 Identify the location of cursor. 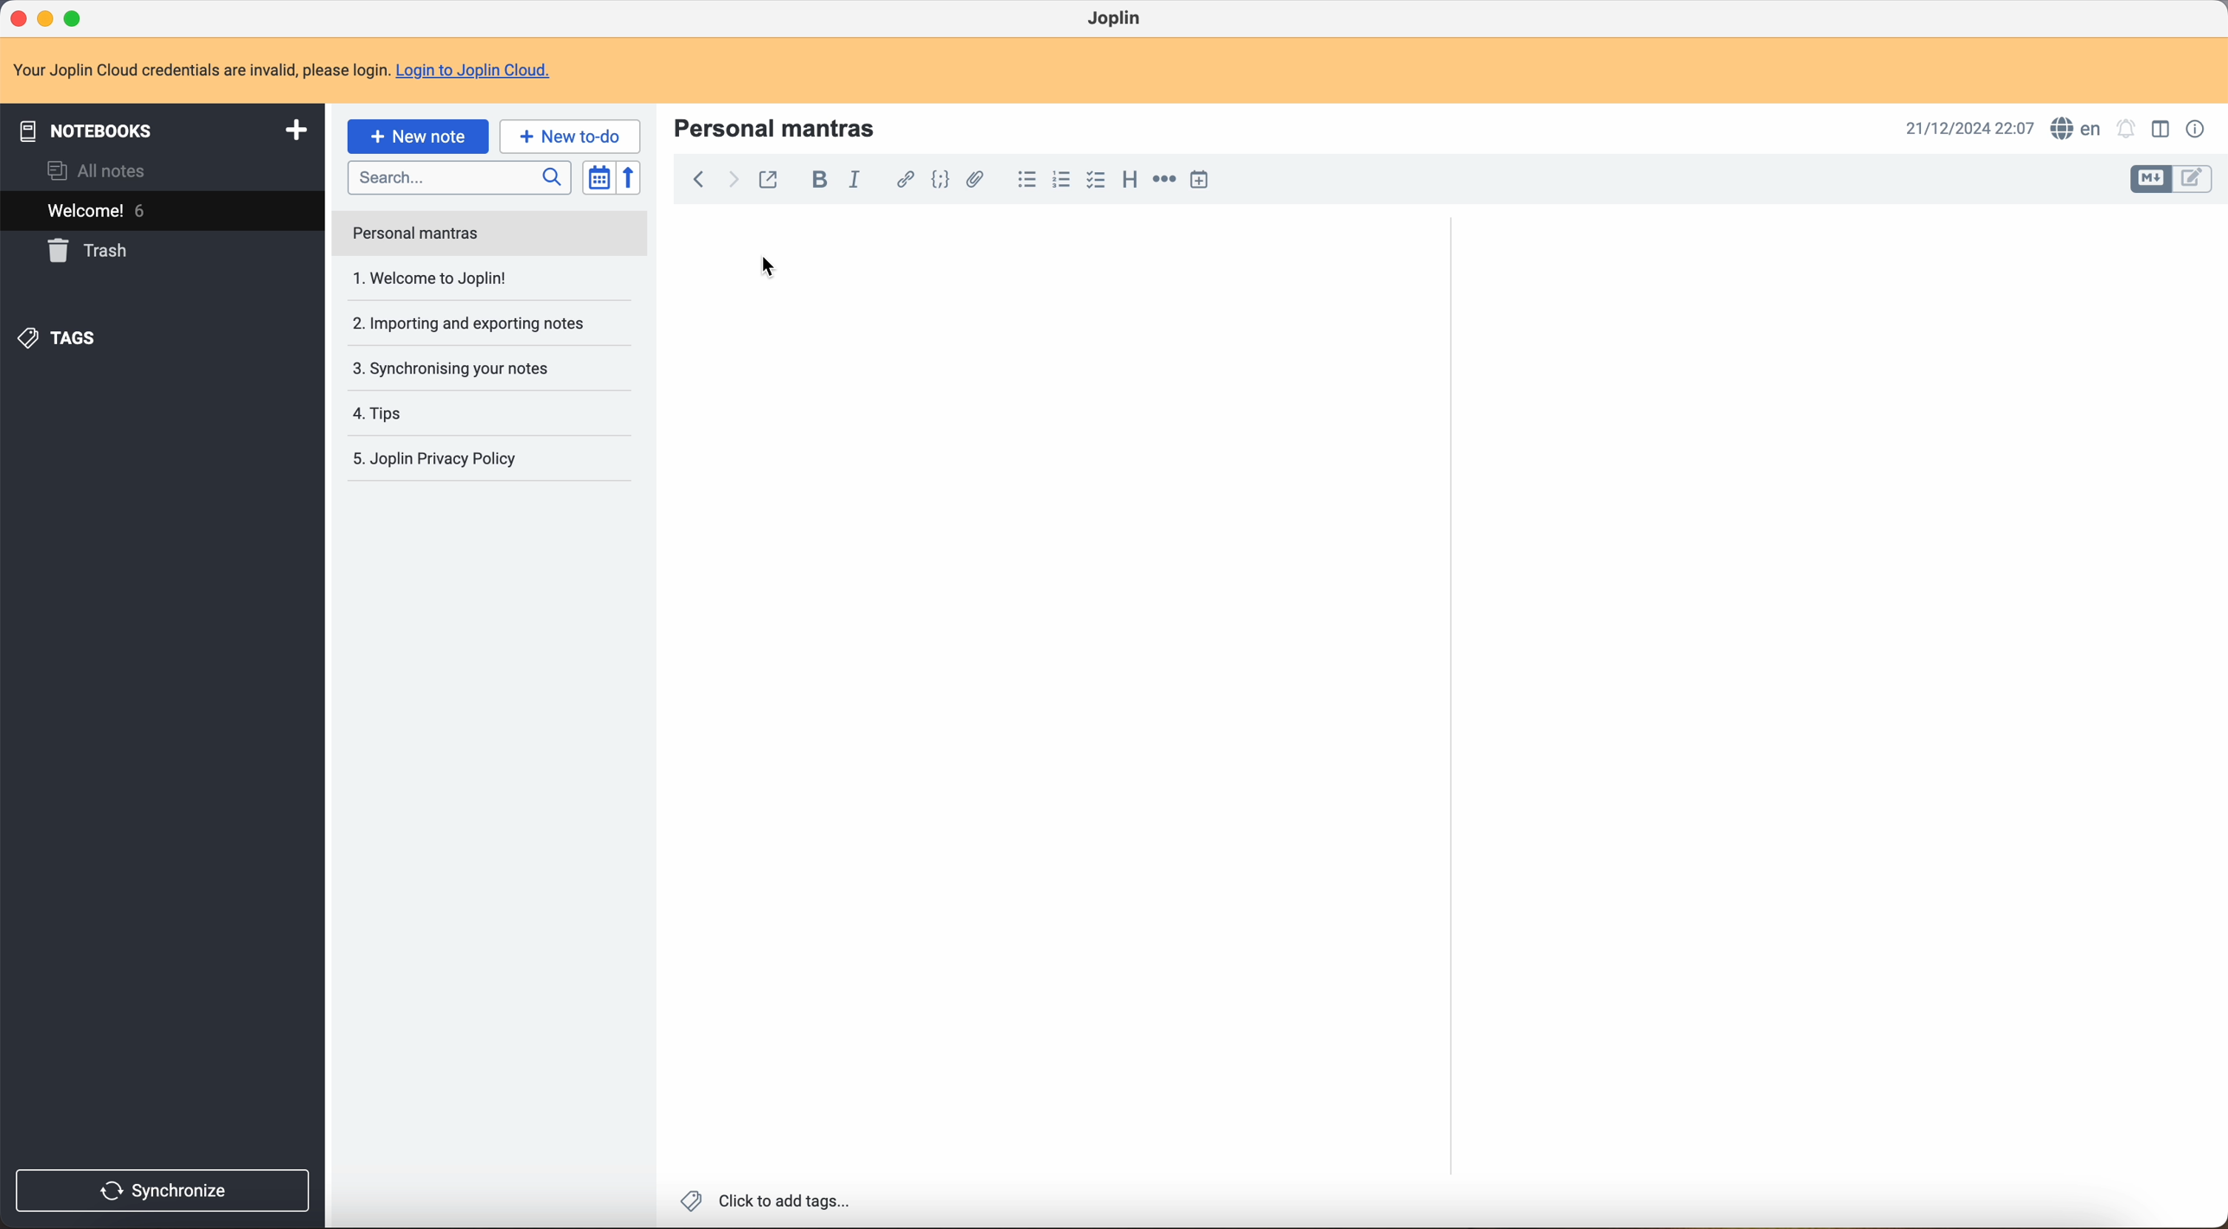
(770, 265).